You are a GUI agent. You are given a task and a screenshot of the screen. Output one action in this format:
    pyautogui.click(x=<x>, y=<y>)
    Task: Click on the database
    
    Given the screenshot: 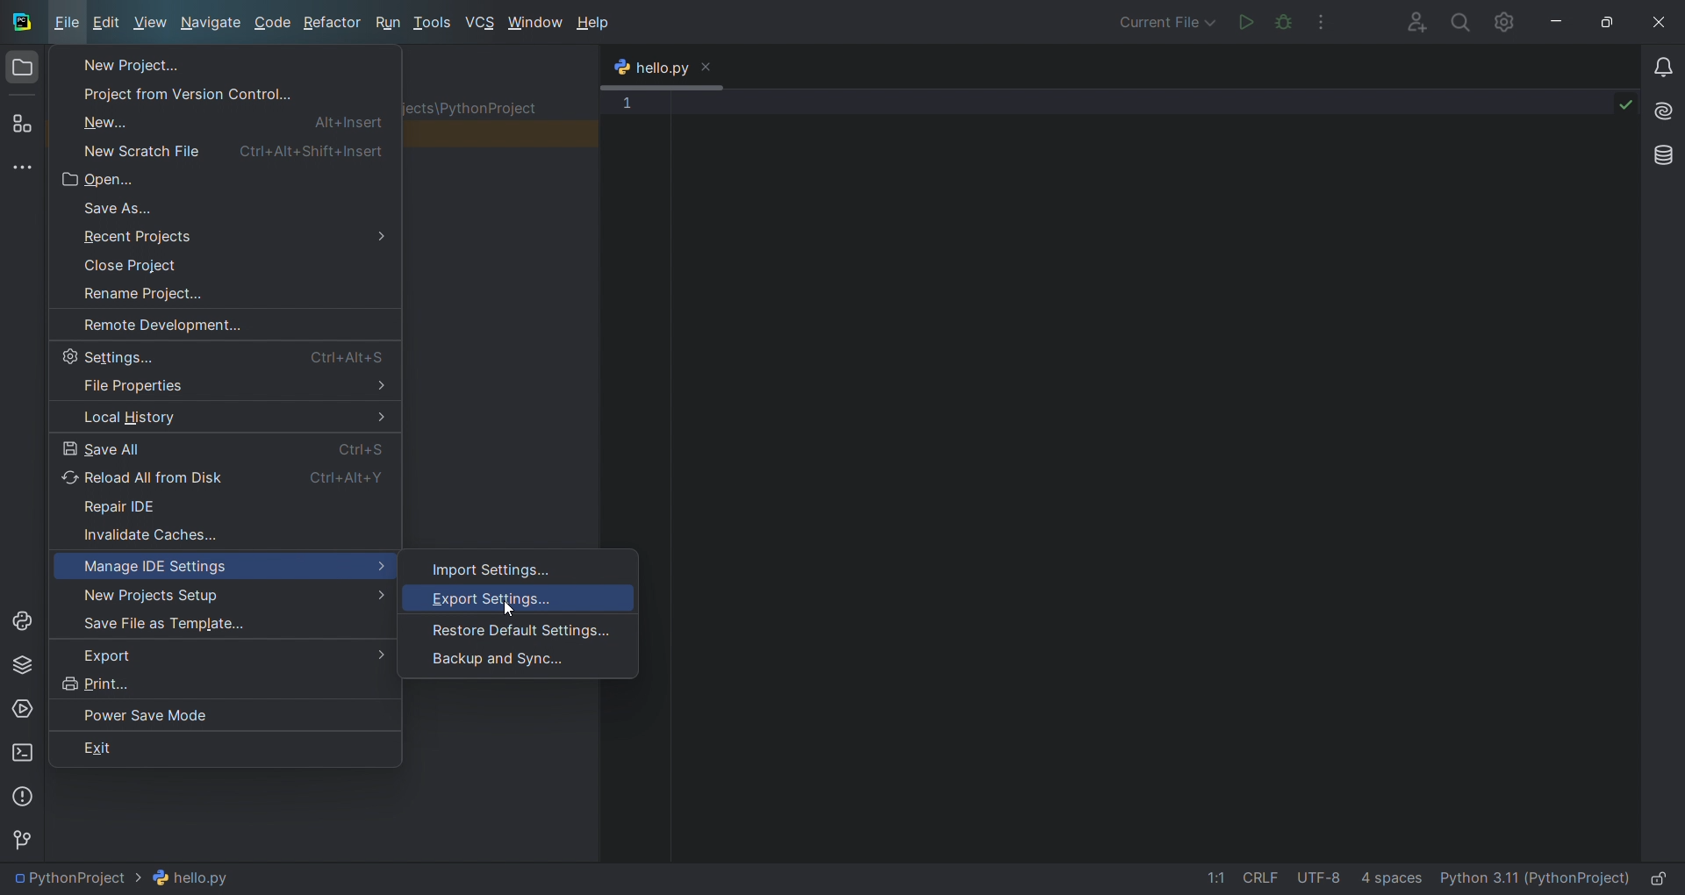 What is the action you would take?
    pyautogui.click(x=1664, y=155)
    